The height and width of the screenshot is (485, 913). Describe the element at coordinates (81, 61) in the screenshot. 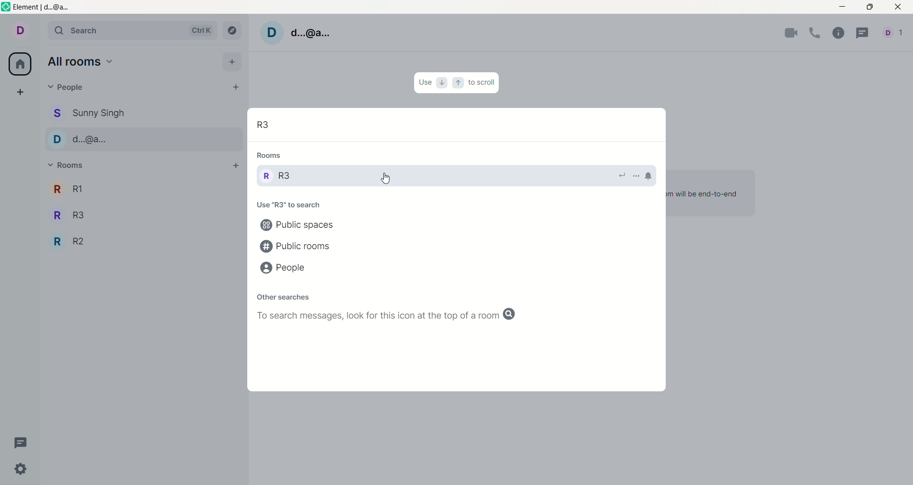

I see `all rooms` at that location.